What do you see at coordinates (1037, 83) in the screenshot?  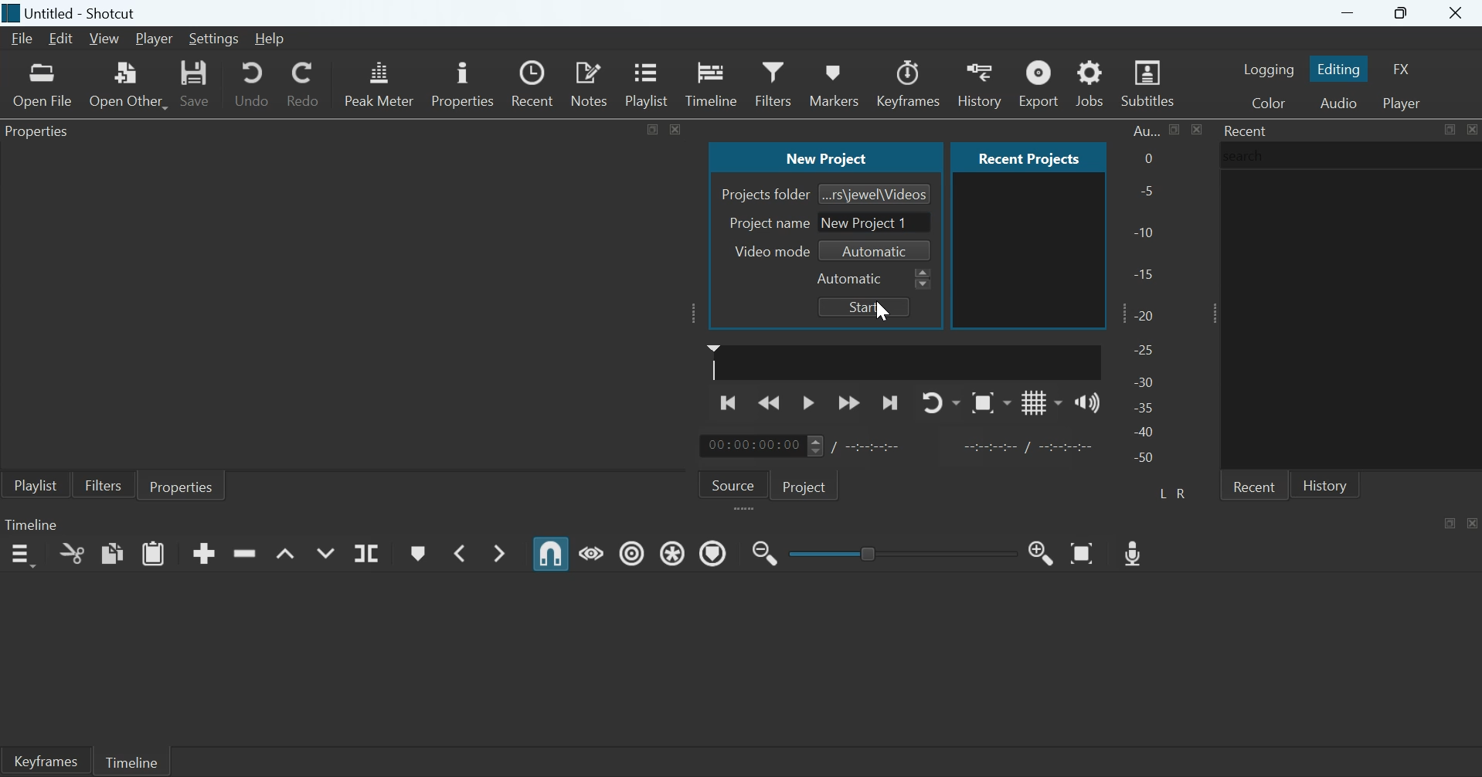 I see `Export` at bounding box center [1037, 83].